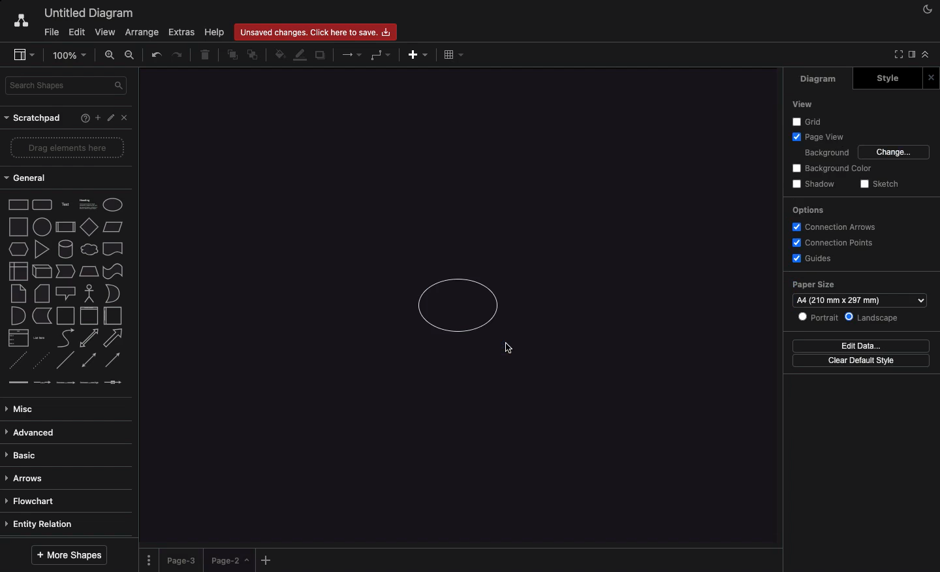 The image size is (940, 572). I want to click on To front, so click(233, 56).